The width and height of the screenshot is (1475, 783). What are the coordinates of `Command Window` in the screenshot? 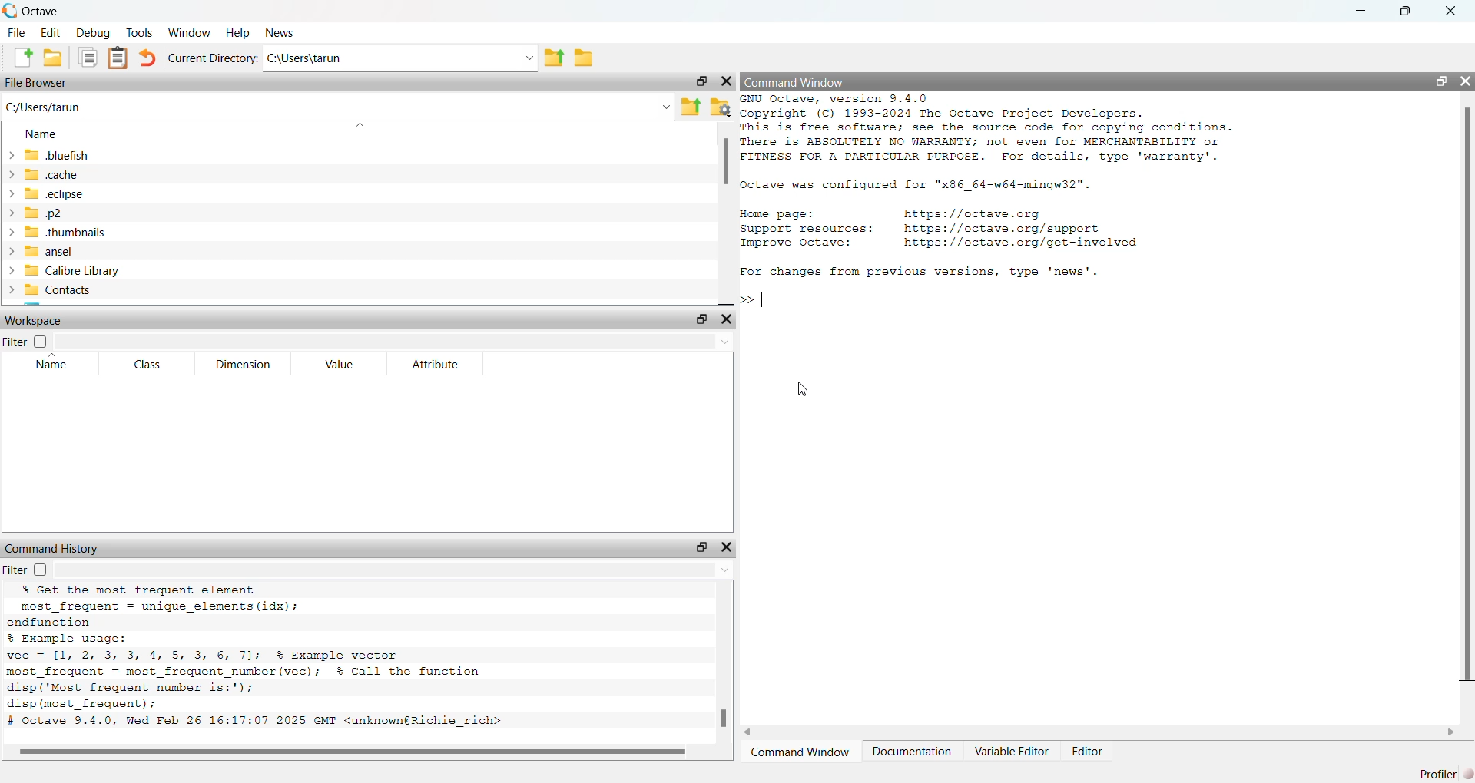 It's located at (804, 752).